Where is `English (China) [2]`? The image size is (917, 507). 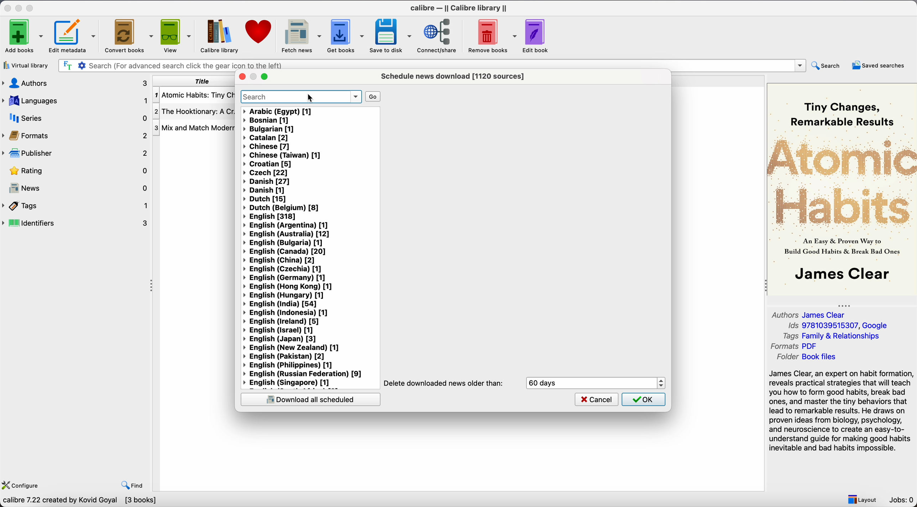 English (China) [2] is located at coordinates (279, 260).